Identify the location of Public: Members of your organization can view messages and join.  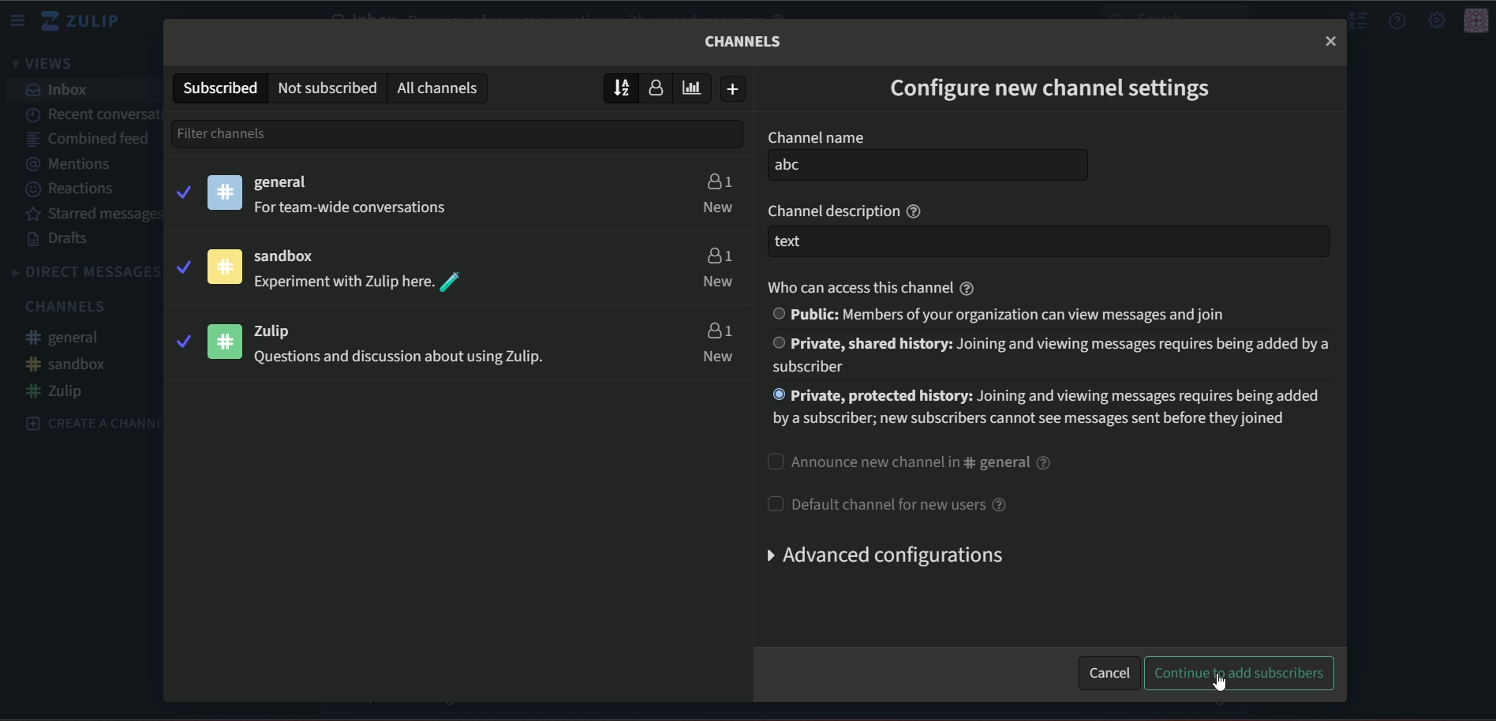
(1006, 314).